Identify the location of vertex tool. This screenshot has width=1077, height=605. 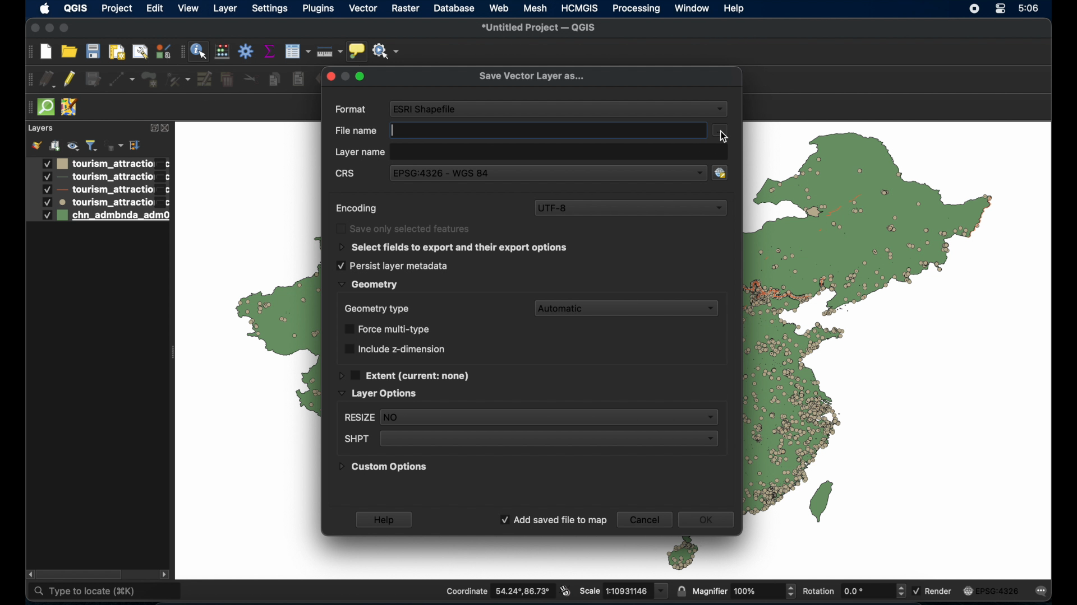
(179, 80).